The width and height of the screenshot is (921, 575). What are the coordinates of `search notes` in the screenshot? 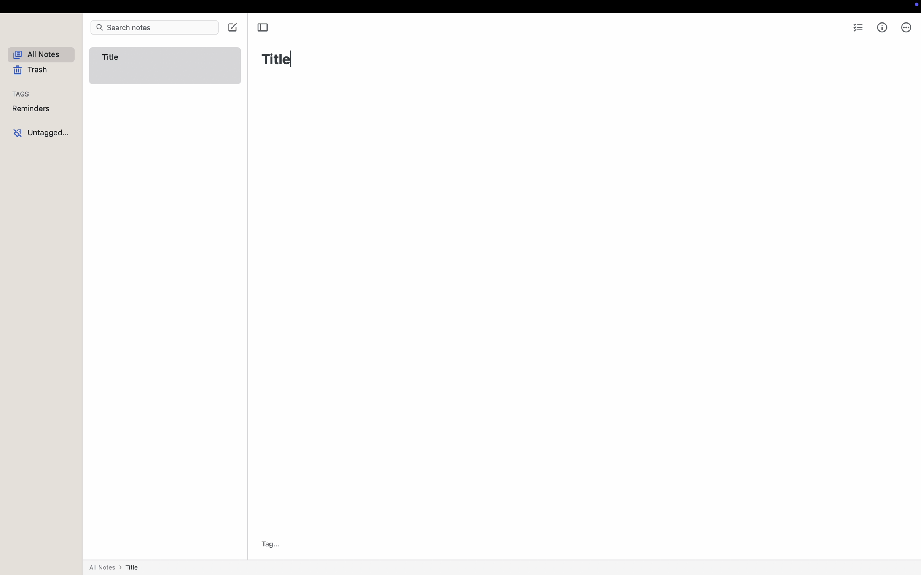 It's located at (154, 28).